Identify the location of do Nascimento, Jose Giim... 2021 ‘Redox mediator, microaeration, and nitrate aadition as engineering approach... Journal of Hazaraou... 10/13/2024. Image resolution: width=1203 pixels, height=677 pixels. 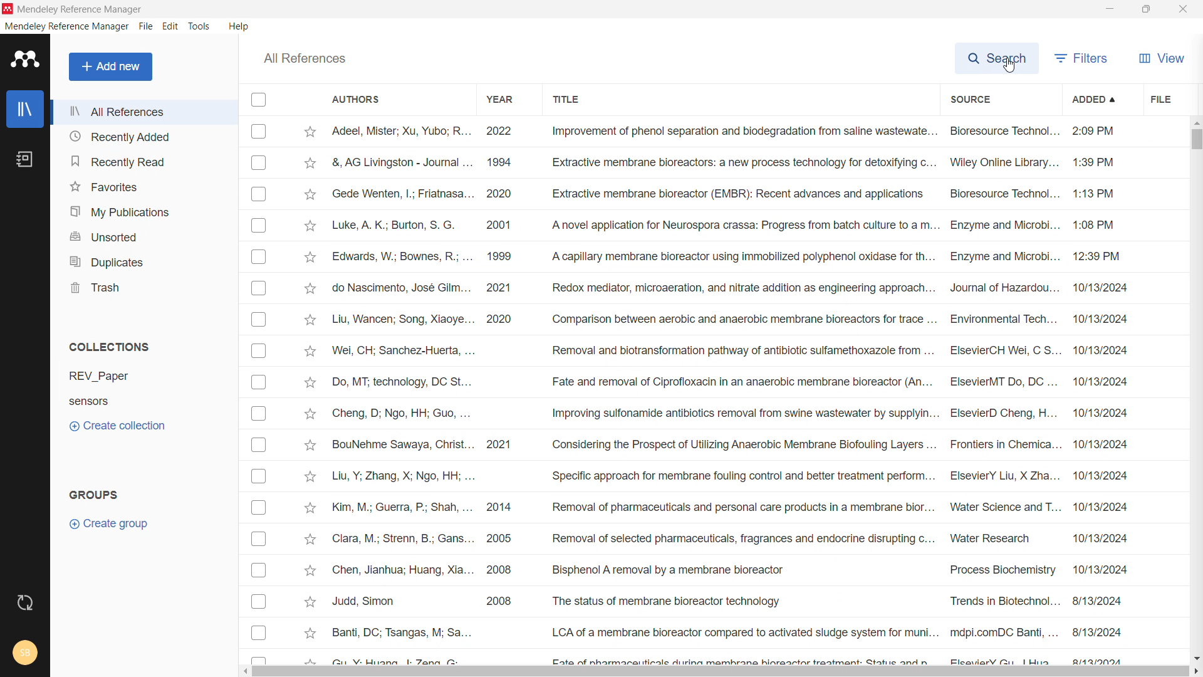
(737, 288).